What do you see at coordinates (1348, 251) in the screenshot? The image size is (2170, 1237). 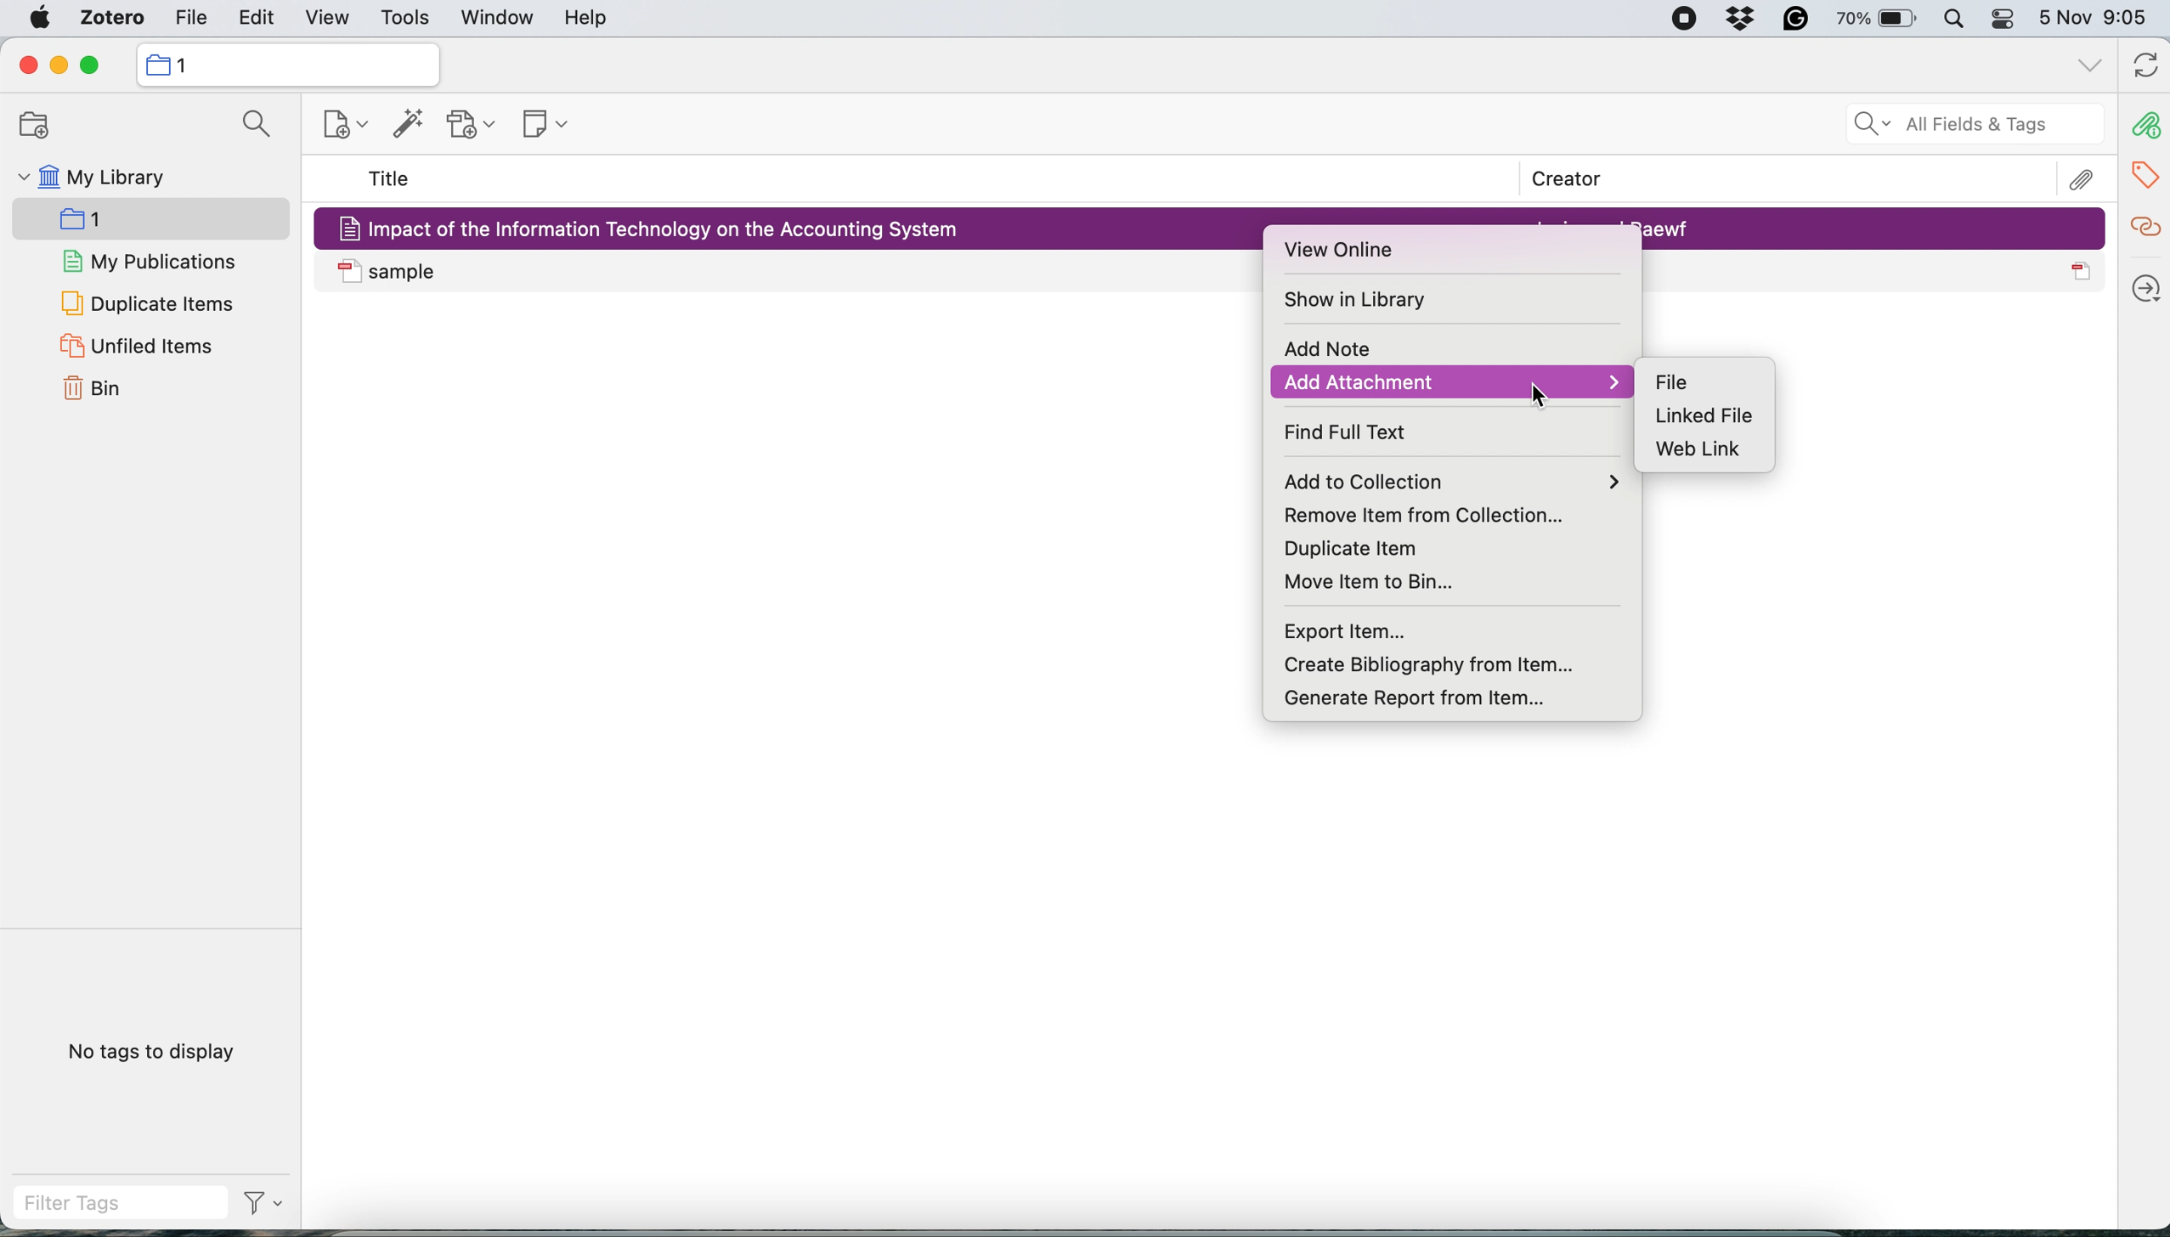 I see `view online` at bounding box center [1348, 251].